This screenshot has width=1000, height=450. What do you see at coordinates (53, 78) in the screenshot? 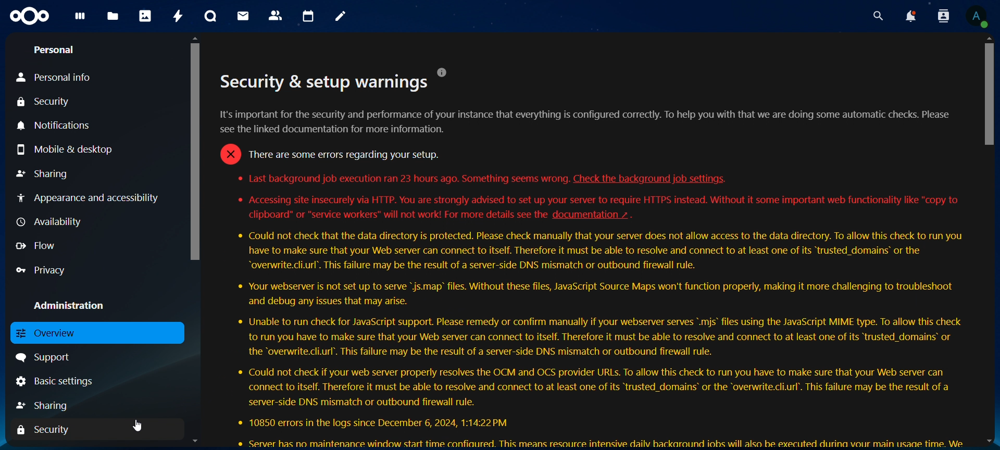
I see `personal info` at bounding box center [53, 78].